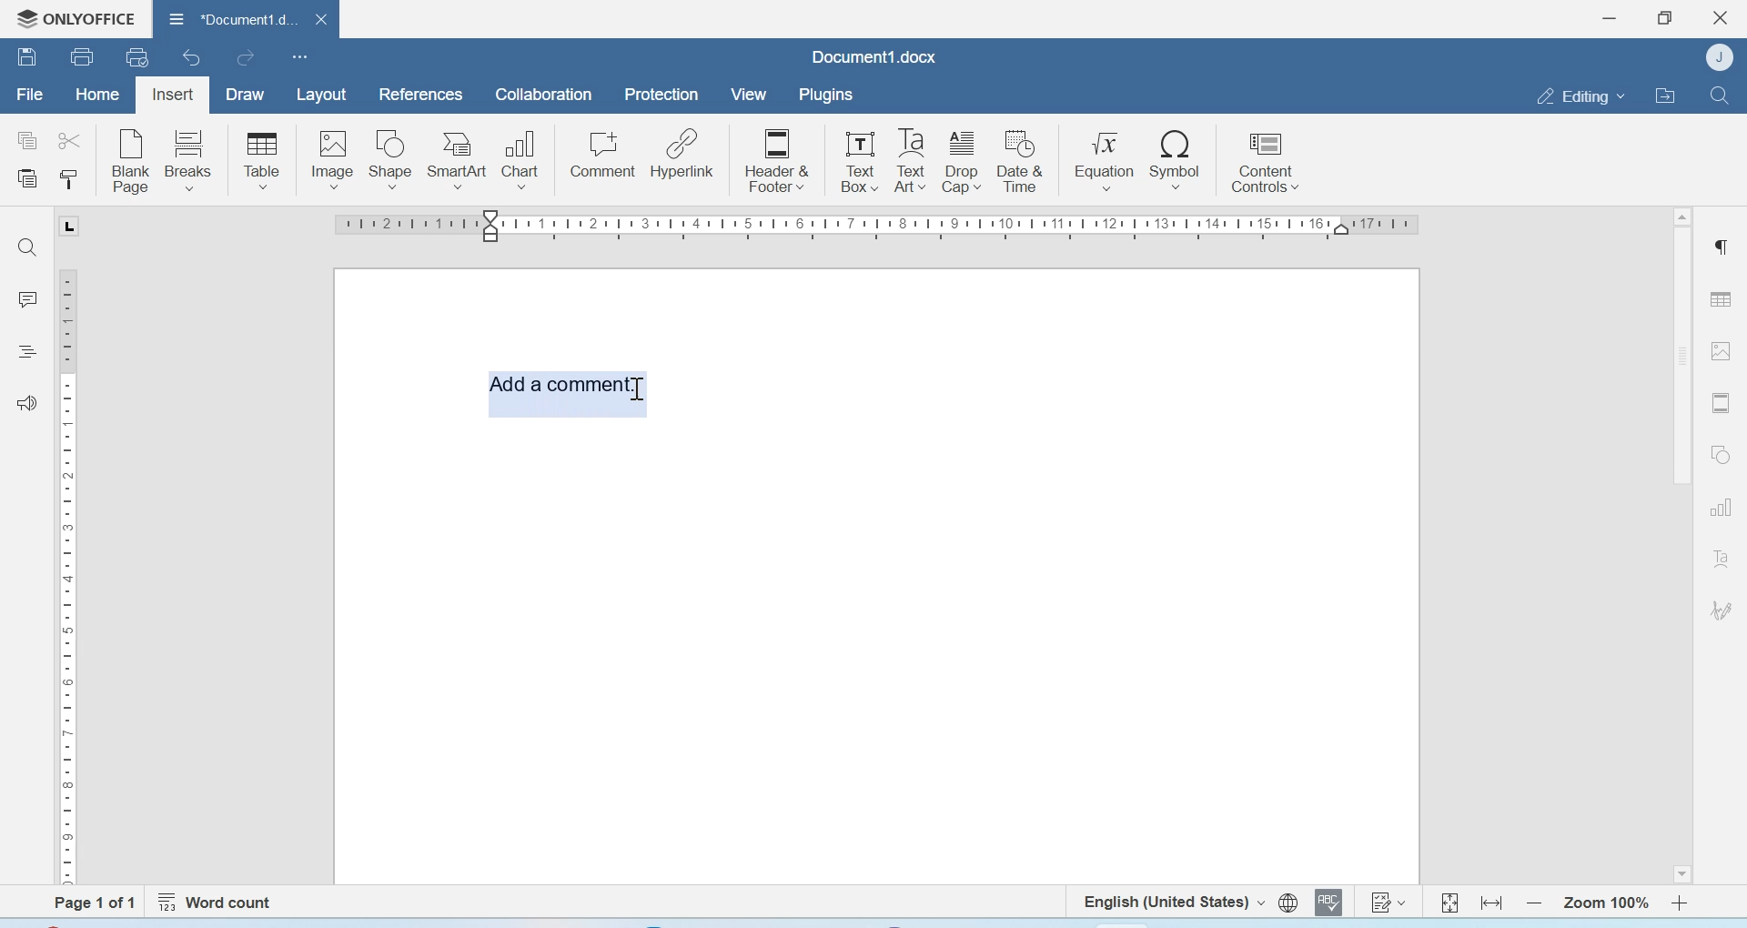 Image resolution: width=1747 pixels, height=928 pixels. Describe the element at coordinates (1580, 96) in the screenshot. I see `Editing` at that location.